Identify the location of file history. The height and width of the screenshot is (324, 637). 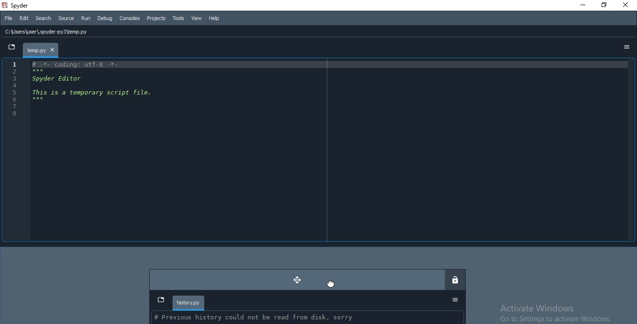
(79, 31).